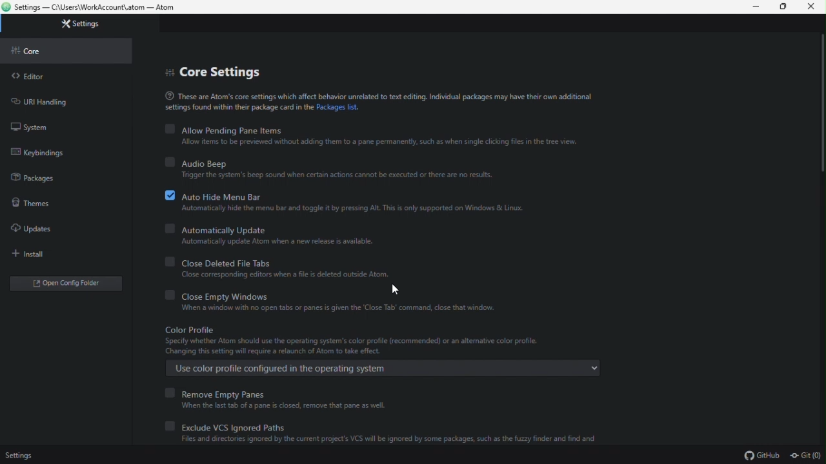 Image resolution: width=826 pixels, height=464 pixels. Describe the element at coordinates (65, 285) in the screenshot. I see `open config editor` at that location.